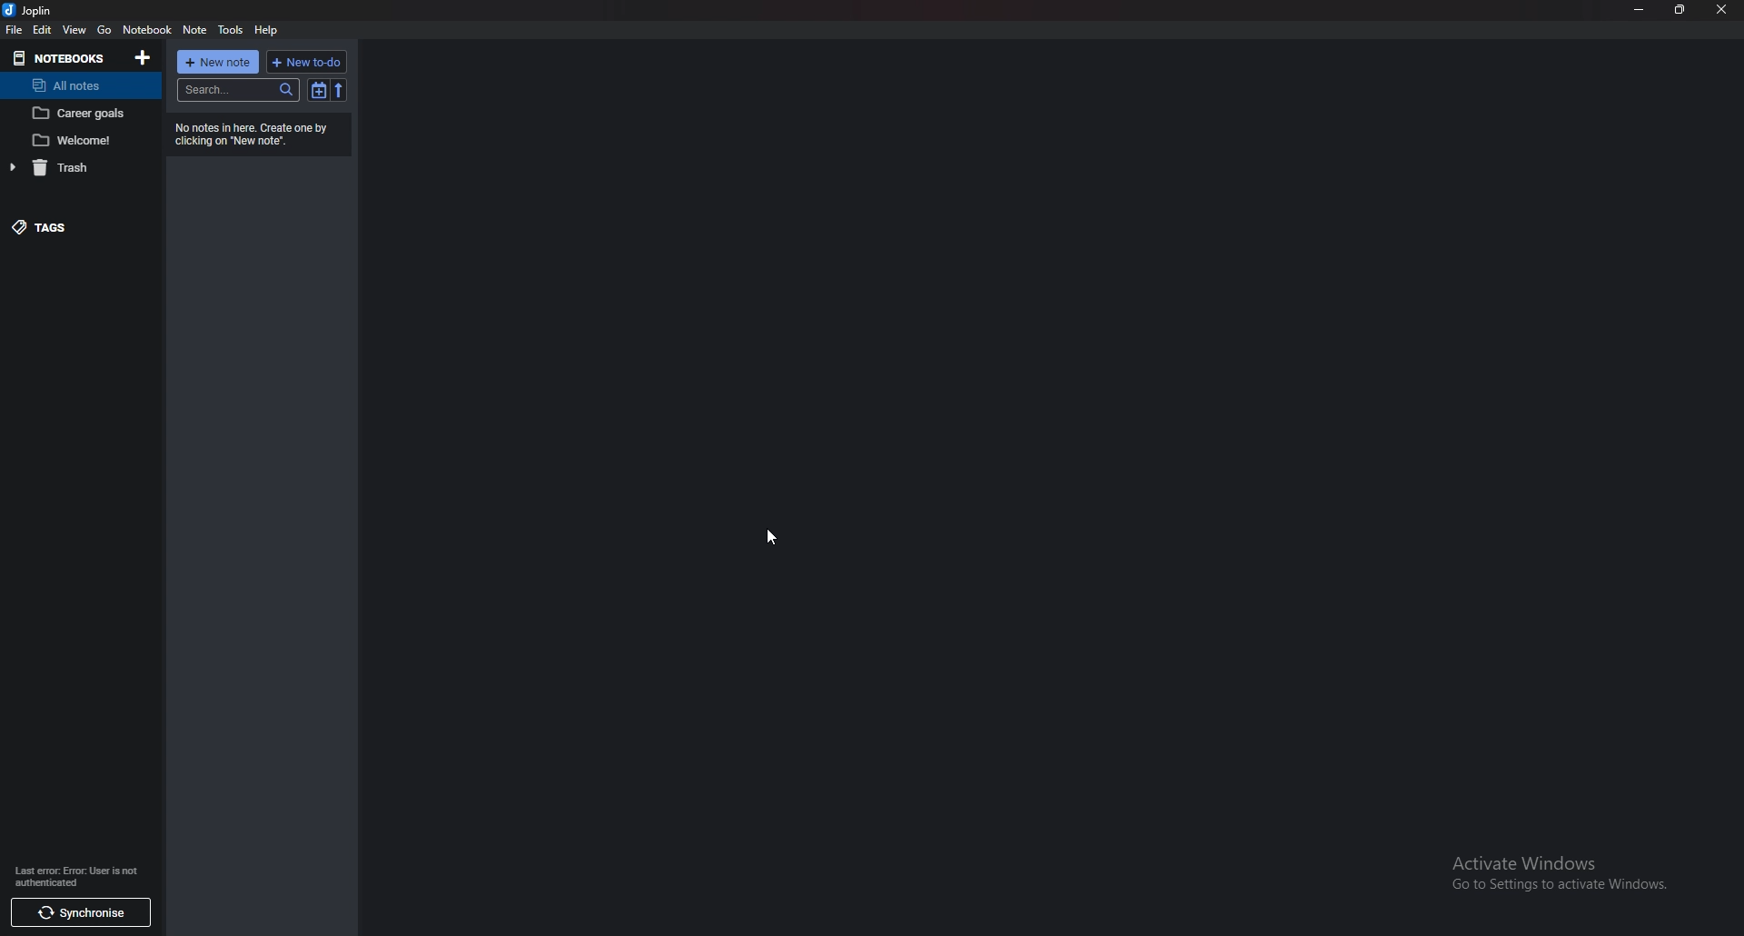  What do you see at coordinates (76, 168) in the screenshot?
I see `trash` at bounding box center [76, 168].